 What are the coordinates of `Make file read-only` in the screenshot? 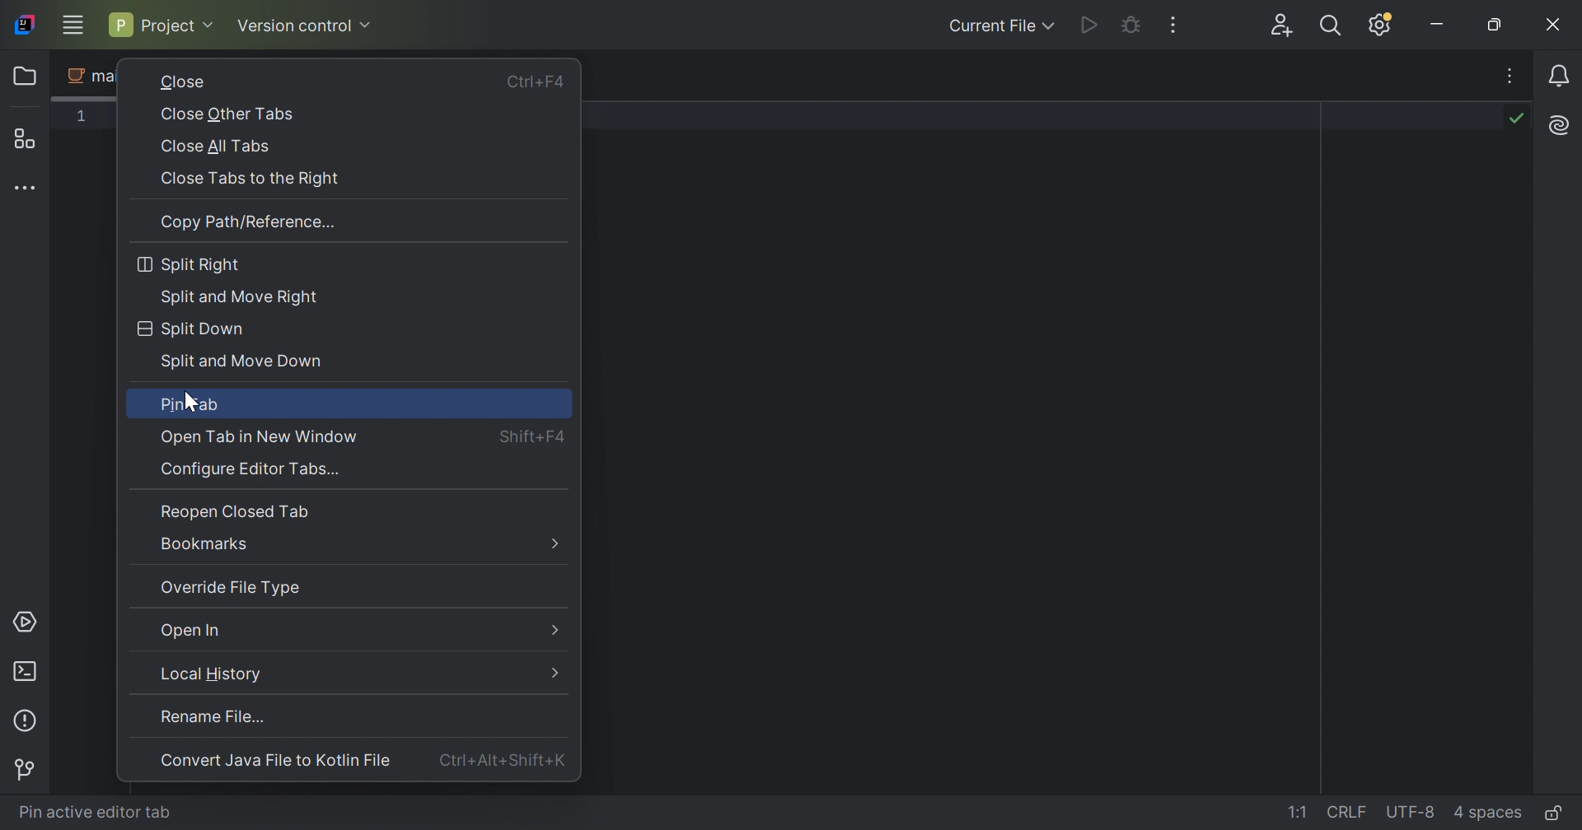 It's located at (1556, 812).